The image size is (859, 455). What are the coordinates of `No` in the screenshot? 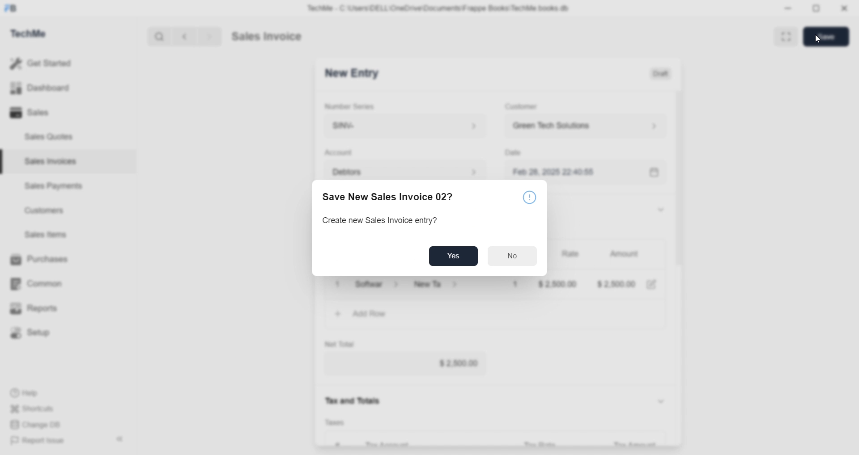 It's located at (511, 256).